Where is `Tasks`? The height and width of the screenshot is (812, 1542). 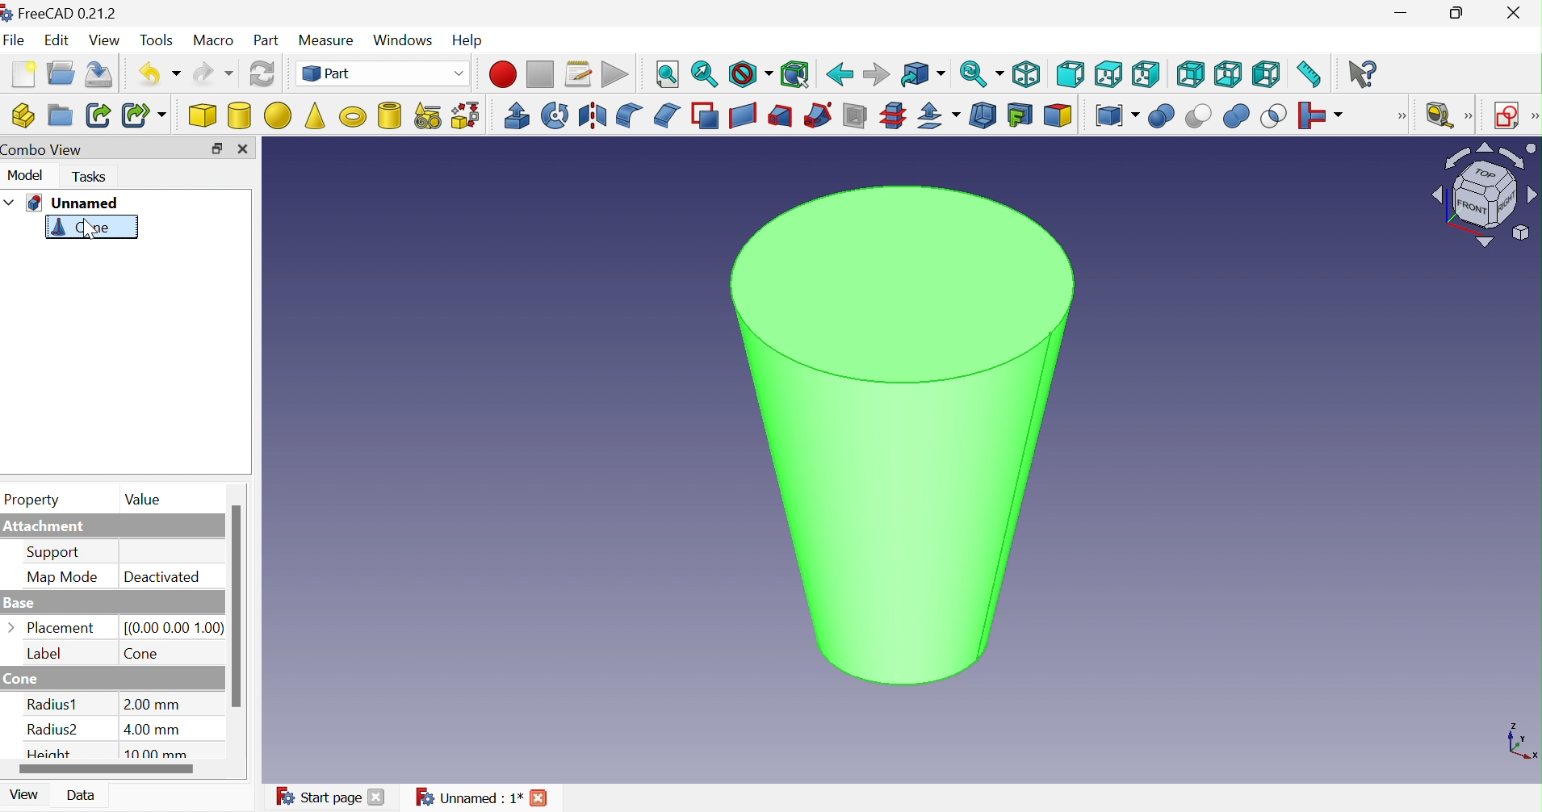
Tasks is located at coordinates (88, 178).